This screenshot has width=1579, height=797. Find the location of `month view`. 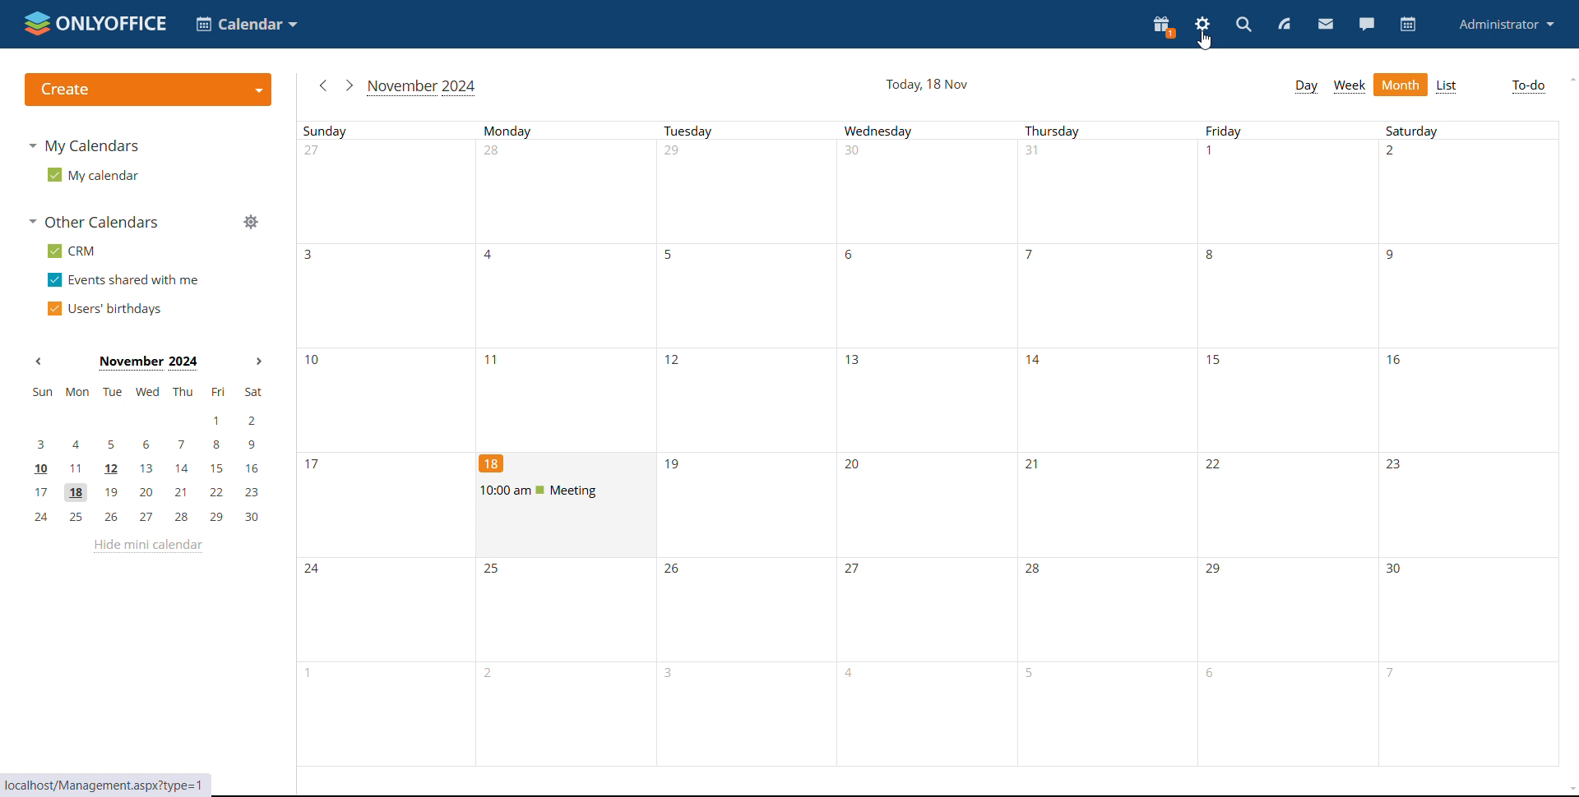

month view is located at coordinates (1401, 85).